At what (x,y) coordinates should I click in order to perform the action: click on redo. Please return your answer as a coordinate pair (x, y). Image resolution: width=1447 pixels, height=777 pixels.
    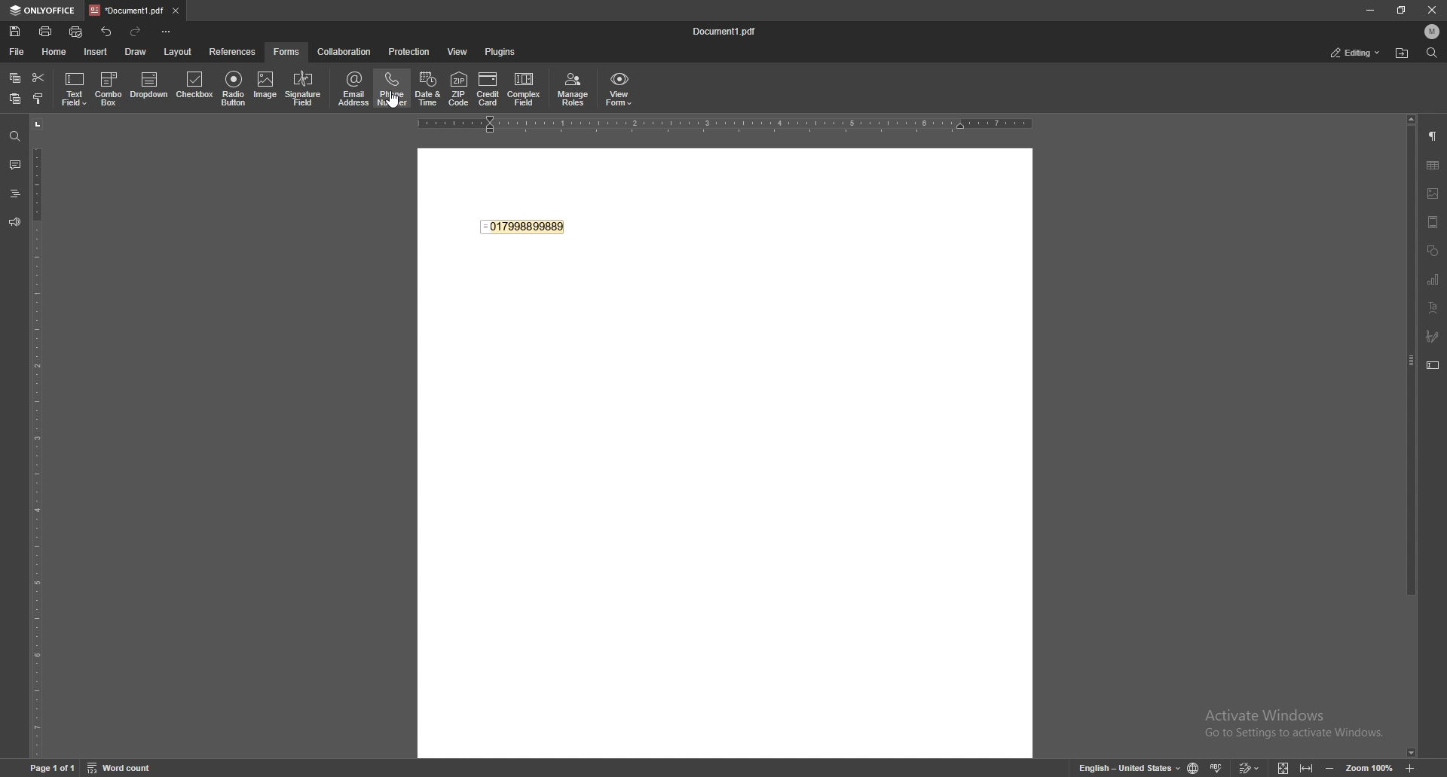
    Looking at the image, I should click on (136, 32).